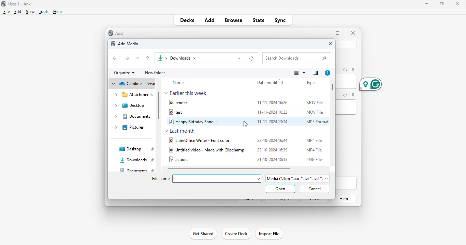 This screenshot has width=466, height=245. I want to click on up to "desktop", so click(147, 59).